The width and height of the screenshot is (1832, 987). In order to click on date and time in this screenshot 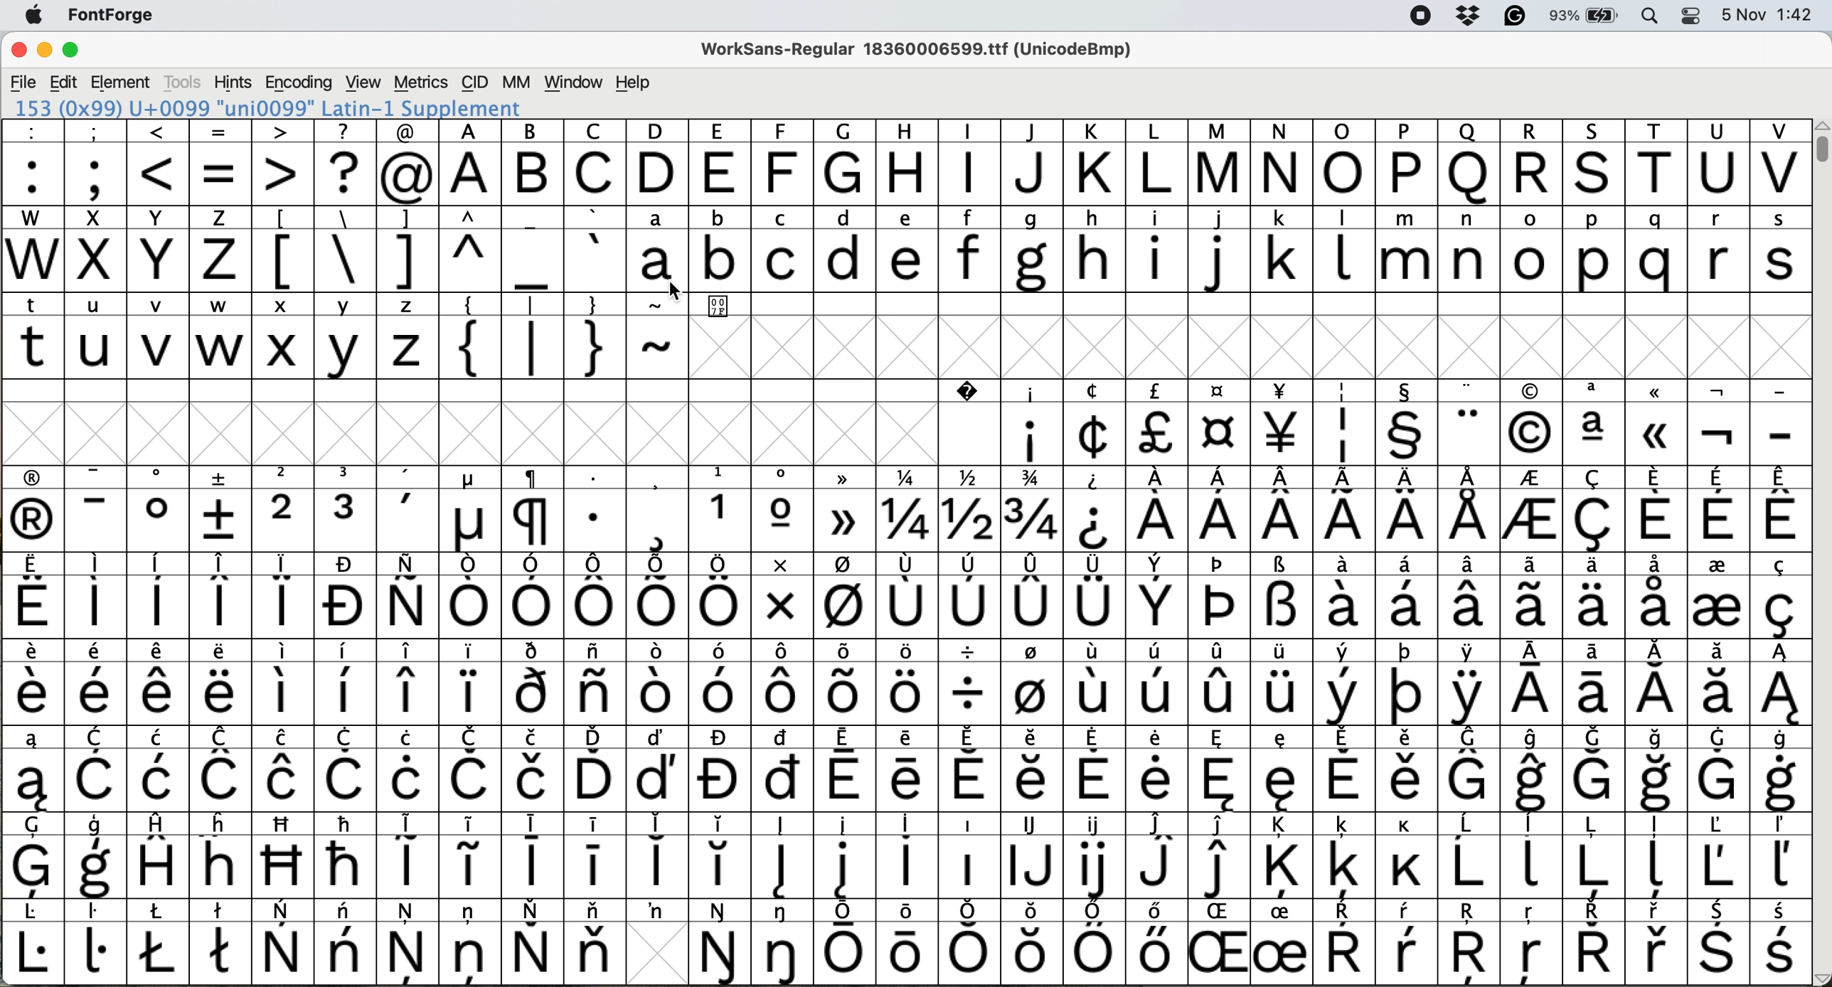, I will do `click(1768, 13)`.